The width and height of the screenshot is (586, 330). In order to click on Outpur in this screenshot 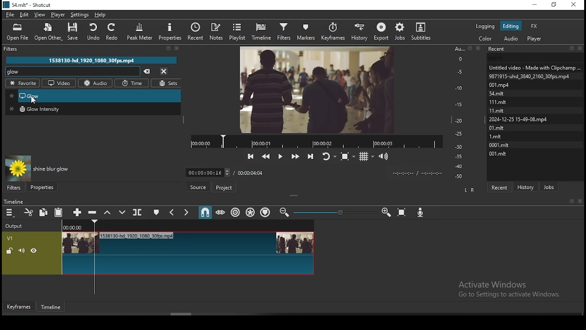, I will do `click(16, 226)`.